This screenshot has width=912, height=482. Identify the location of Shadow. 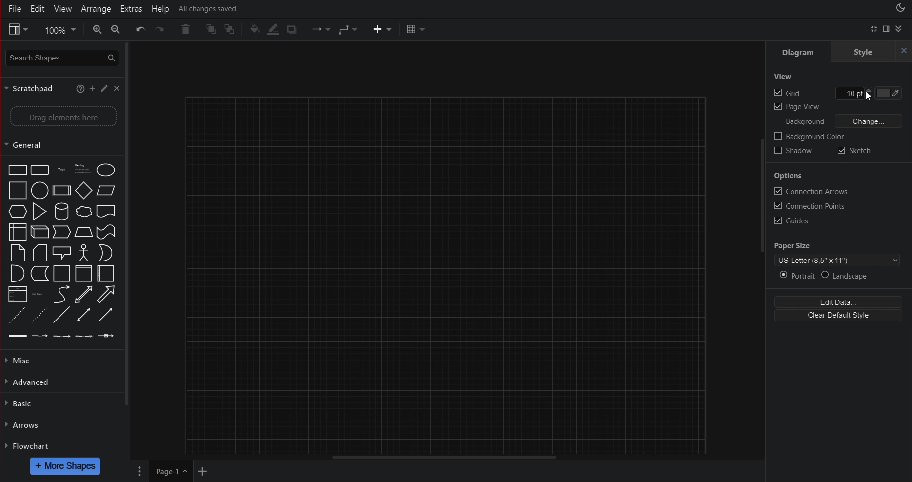
(295, 28).